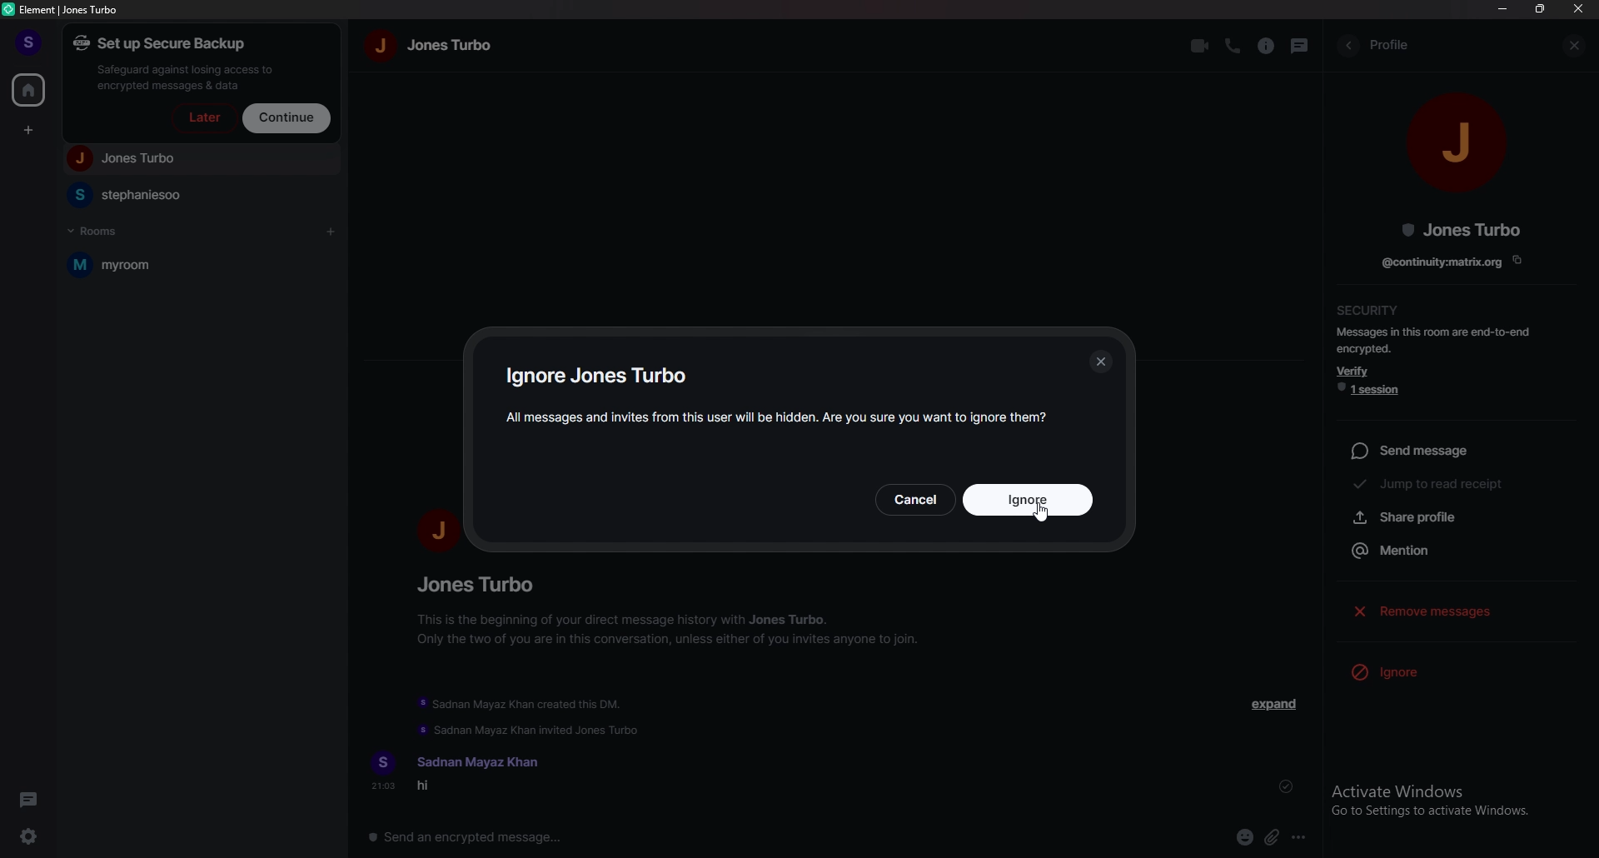  What do you see at coordinates (1541, 8) in the screenshot?
I see `resize` at bounding box center [1541, 8].